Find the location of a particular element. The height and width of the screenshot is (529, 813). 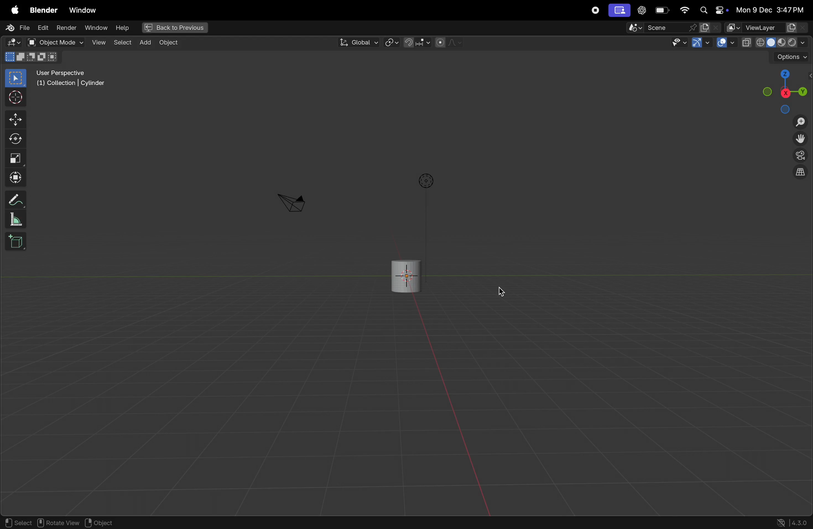

global is located at coordinates (358, 42).